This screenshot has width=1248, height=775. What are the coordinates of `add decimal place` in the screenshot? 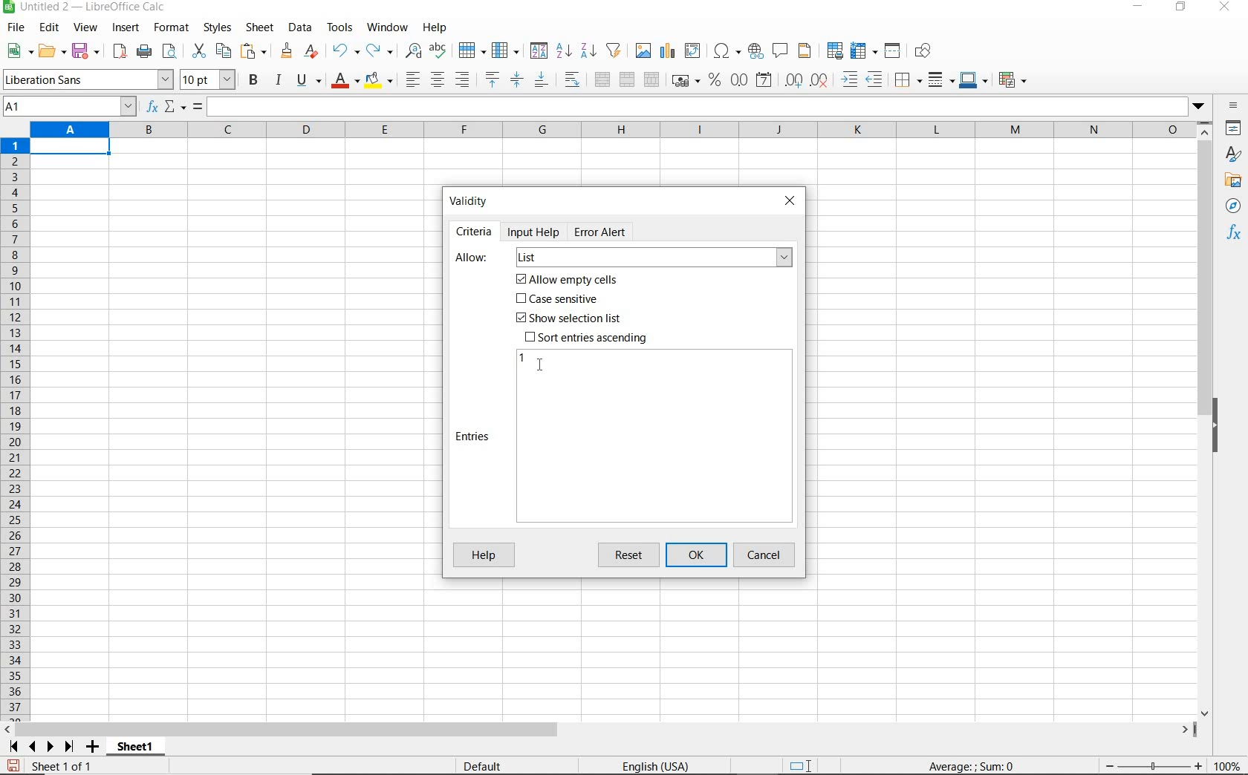 It's located at (794, 81).